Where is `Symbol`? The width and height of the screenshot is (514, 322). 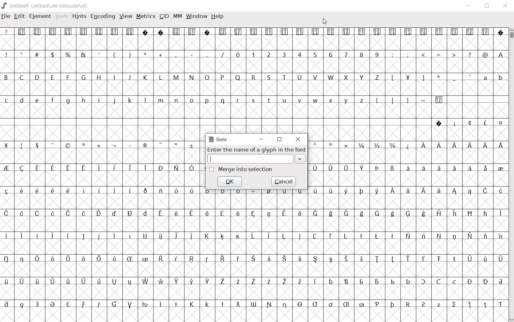
Symbol is located at coordinates (269, 282).